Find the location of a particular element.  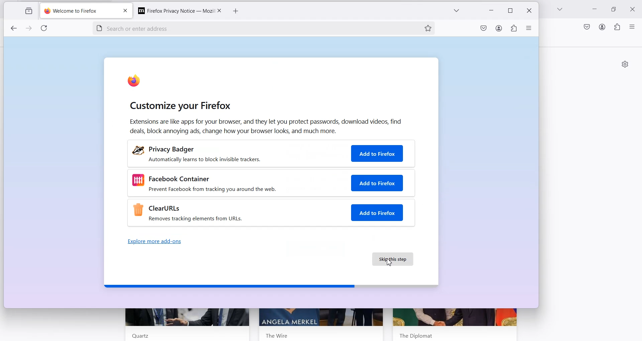

Automatically learns to block invisible trackers. is located at coordinates (238, 160).